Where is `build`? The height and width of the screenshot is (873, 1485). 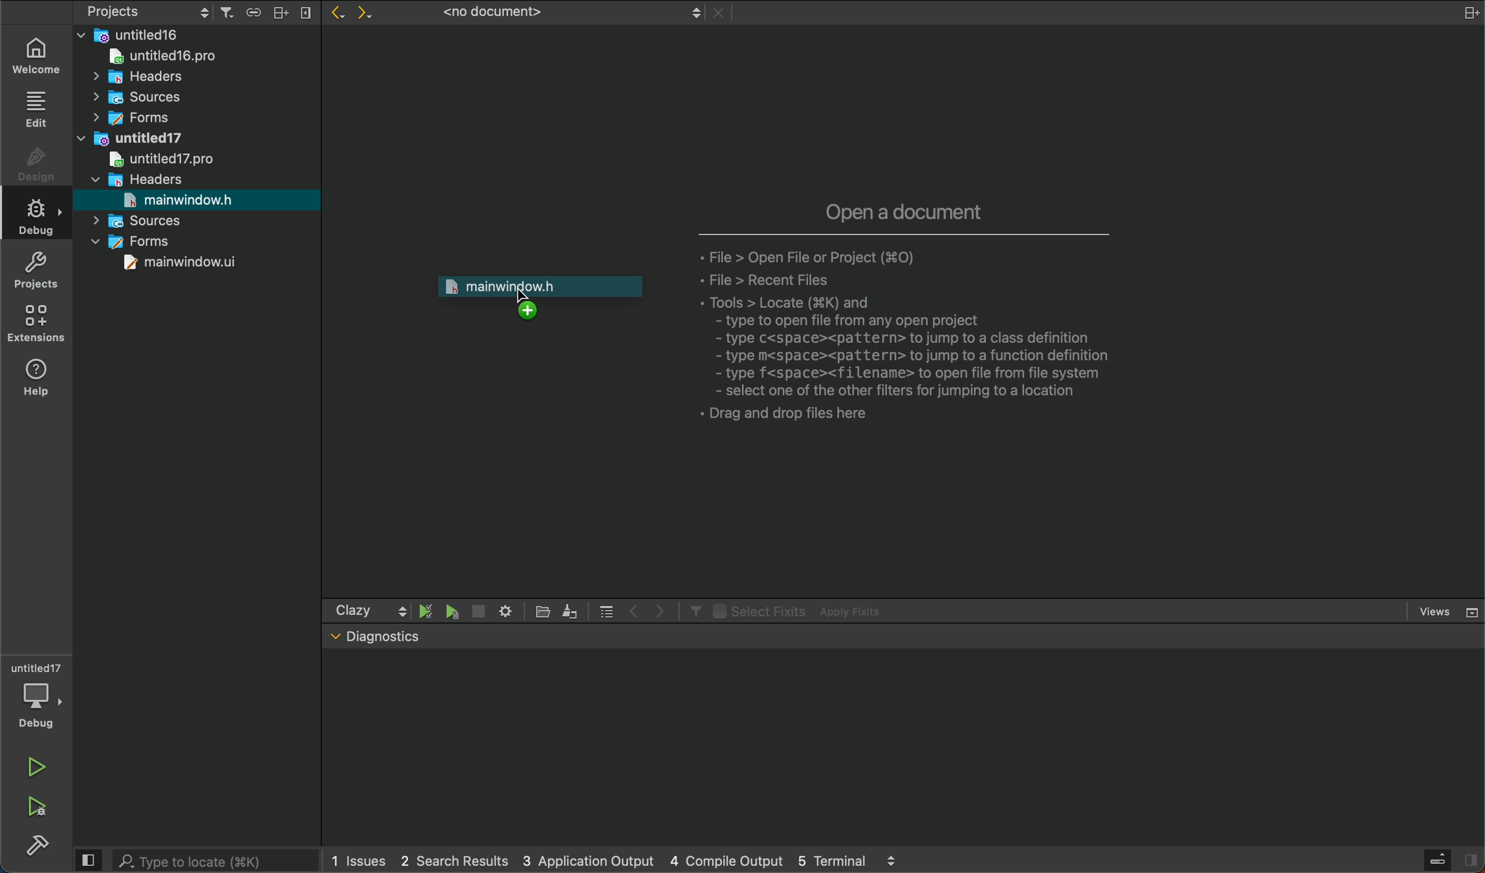
build is located at coordinates (38, 848).